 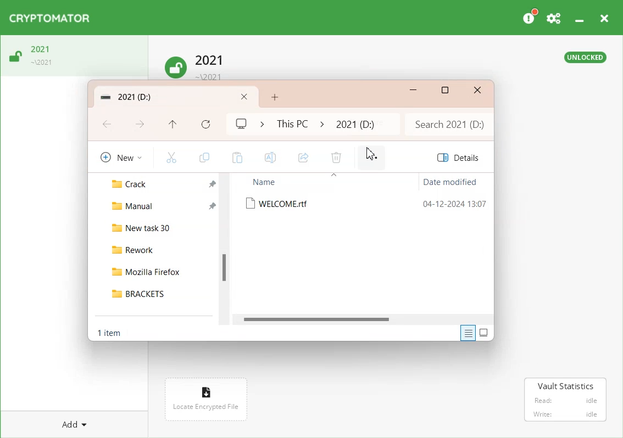 I want to click on Maximize, so click(x=444, y=90).